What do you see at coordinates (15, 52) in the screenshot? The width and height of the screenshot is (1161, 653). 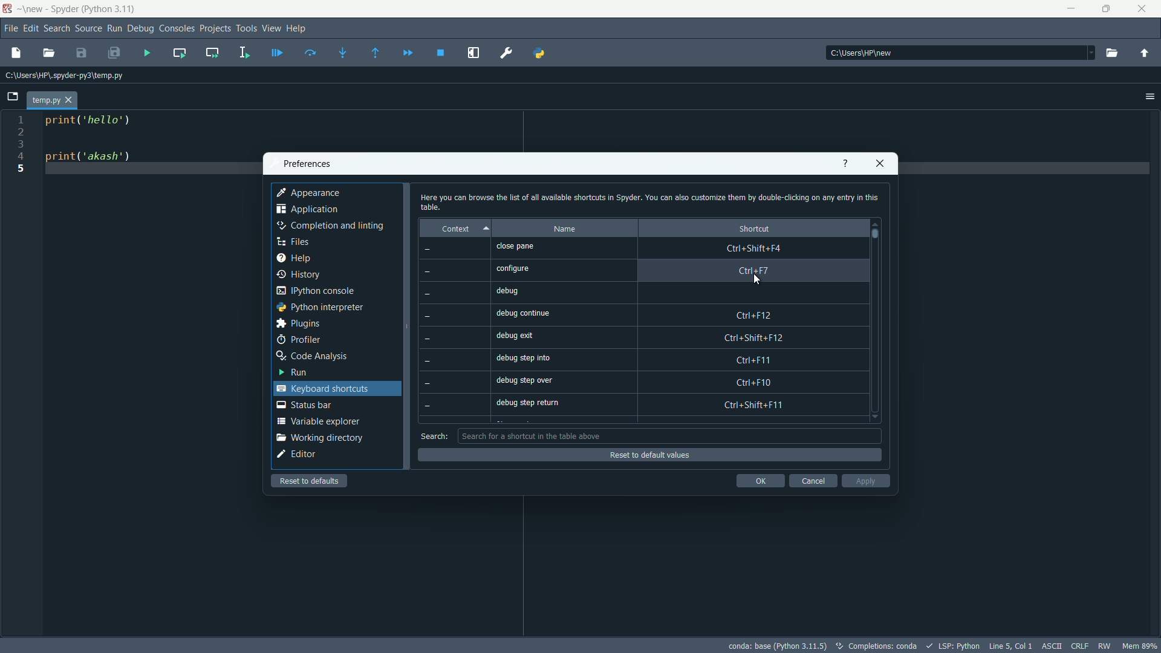 I see `new file` at bounding box center [15, 52].